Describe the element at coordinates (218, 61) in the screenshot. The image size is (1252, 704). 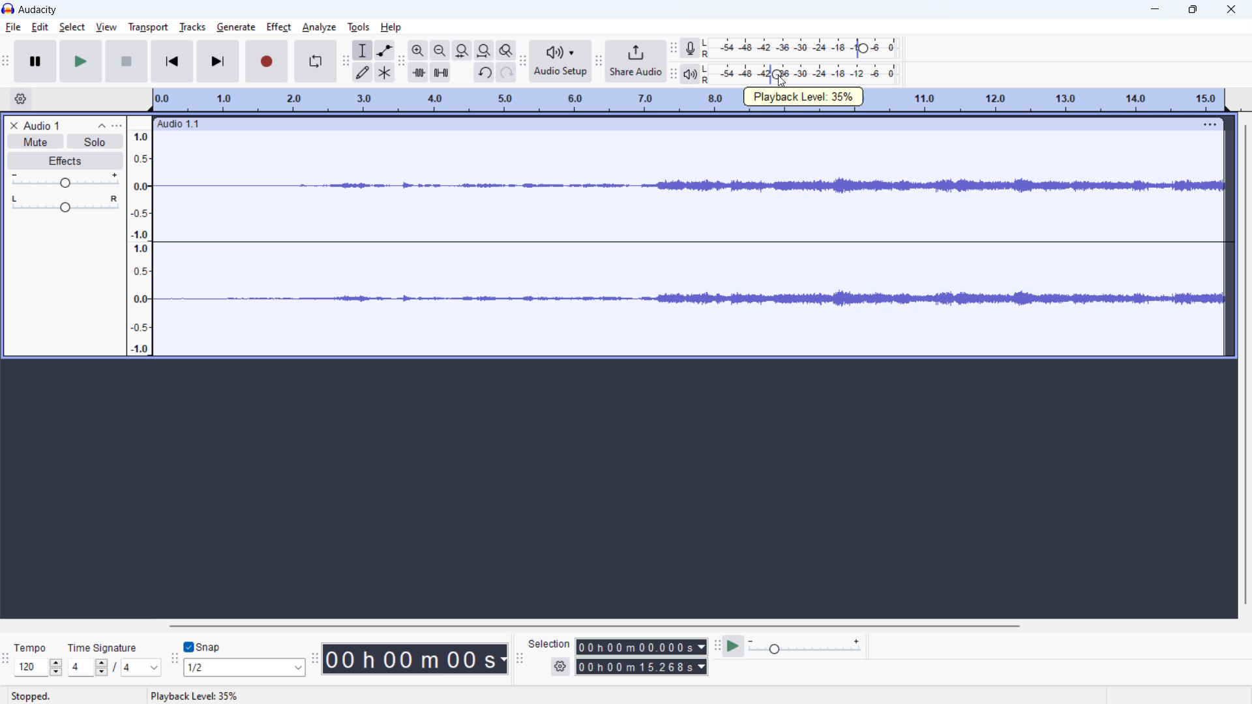
I see `skip to last` at that location.